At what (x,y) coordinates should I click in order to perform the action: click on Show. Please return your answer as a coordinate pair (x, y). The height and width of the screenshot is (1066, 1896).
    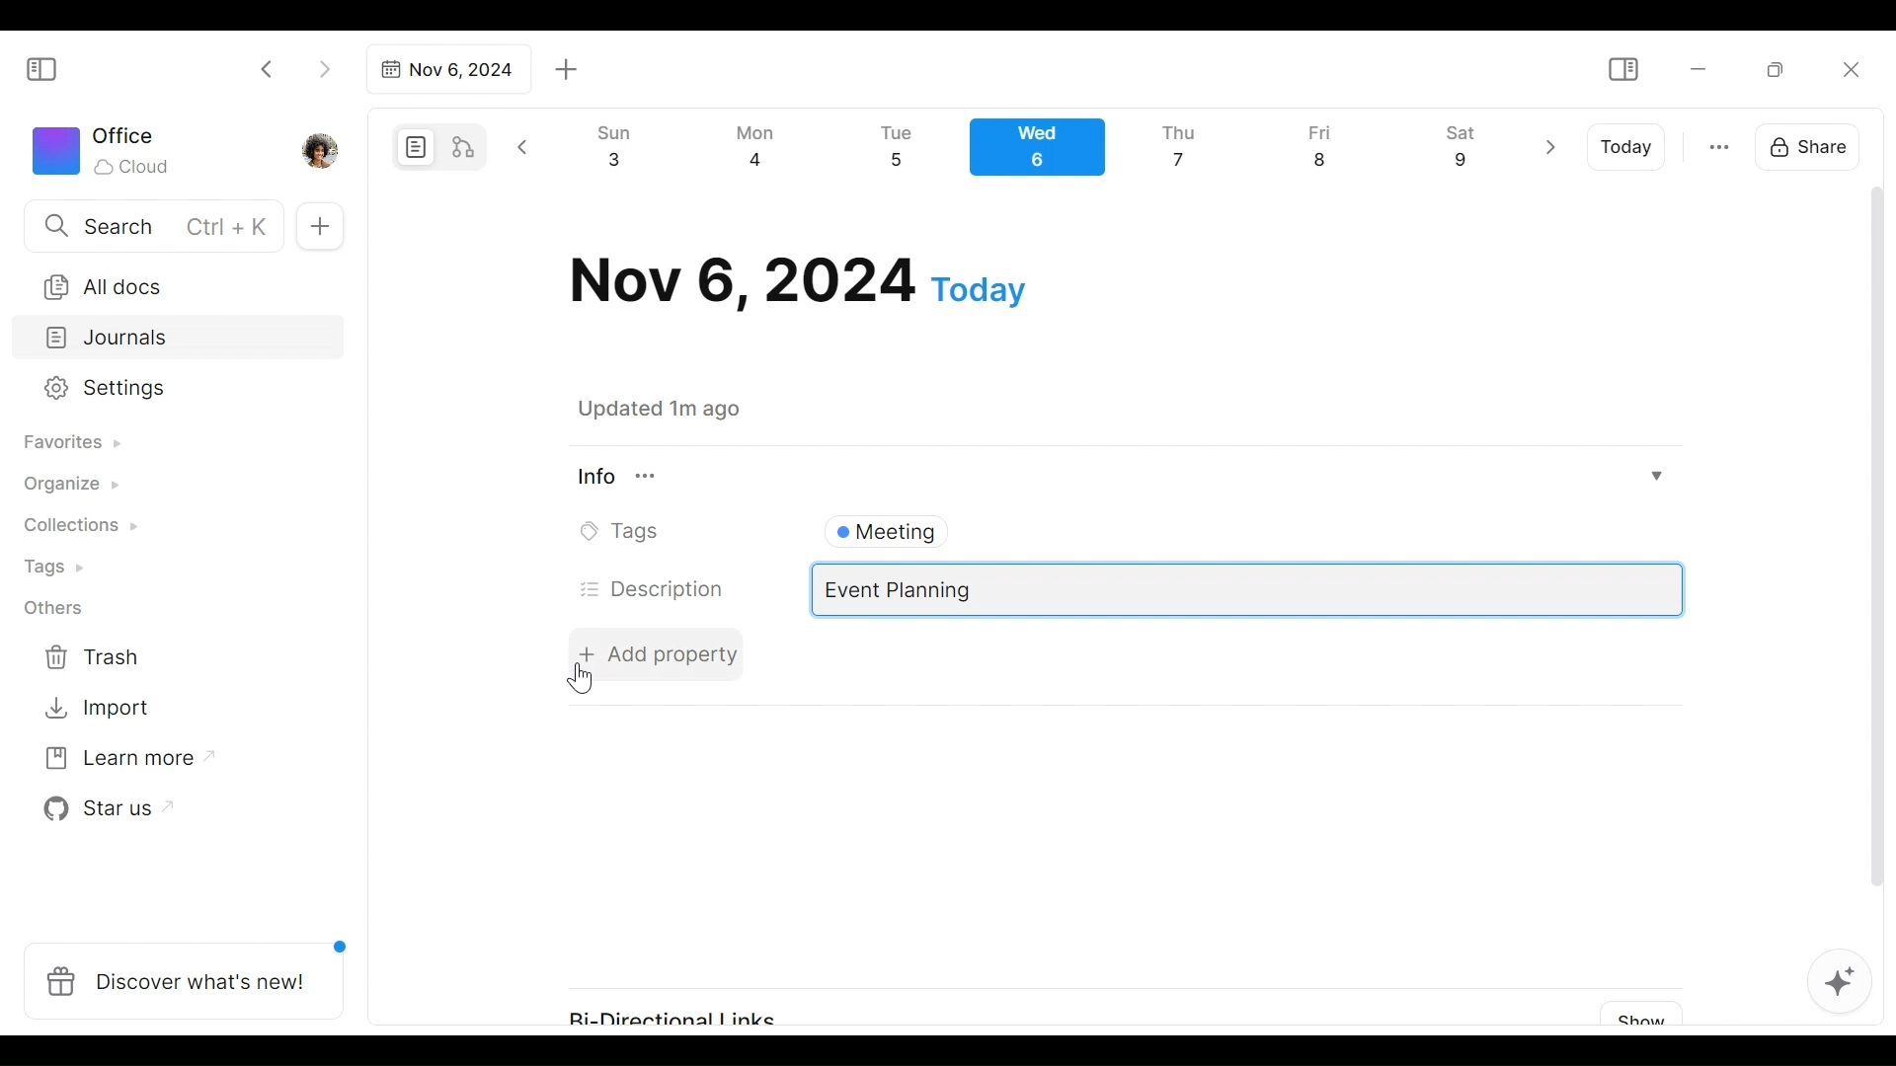
    Looking at the image, I should click on (1634, 1015).